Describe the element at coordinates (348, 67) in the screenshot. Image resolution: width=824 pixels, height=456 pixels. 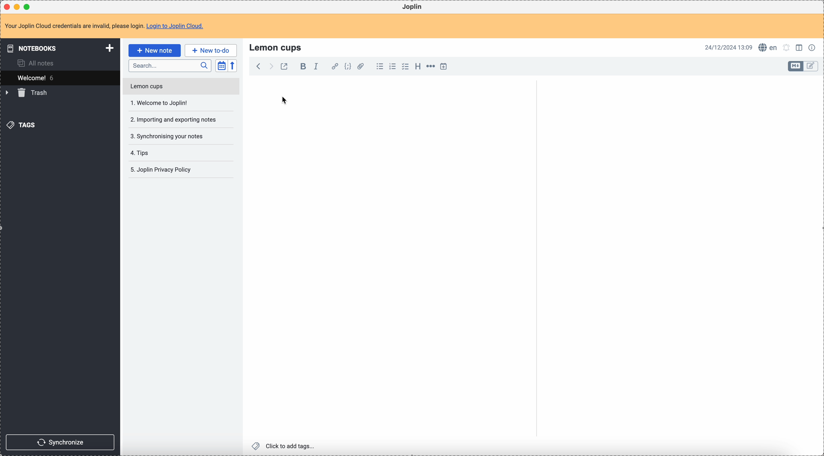
I see `code` at that location.